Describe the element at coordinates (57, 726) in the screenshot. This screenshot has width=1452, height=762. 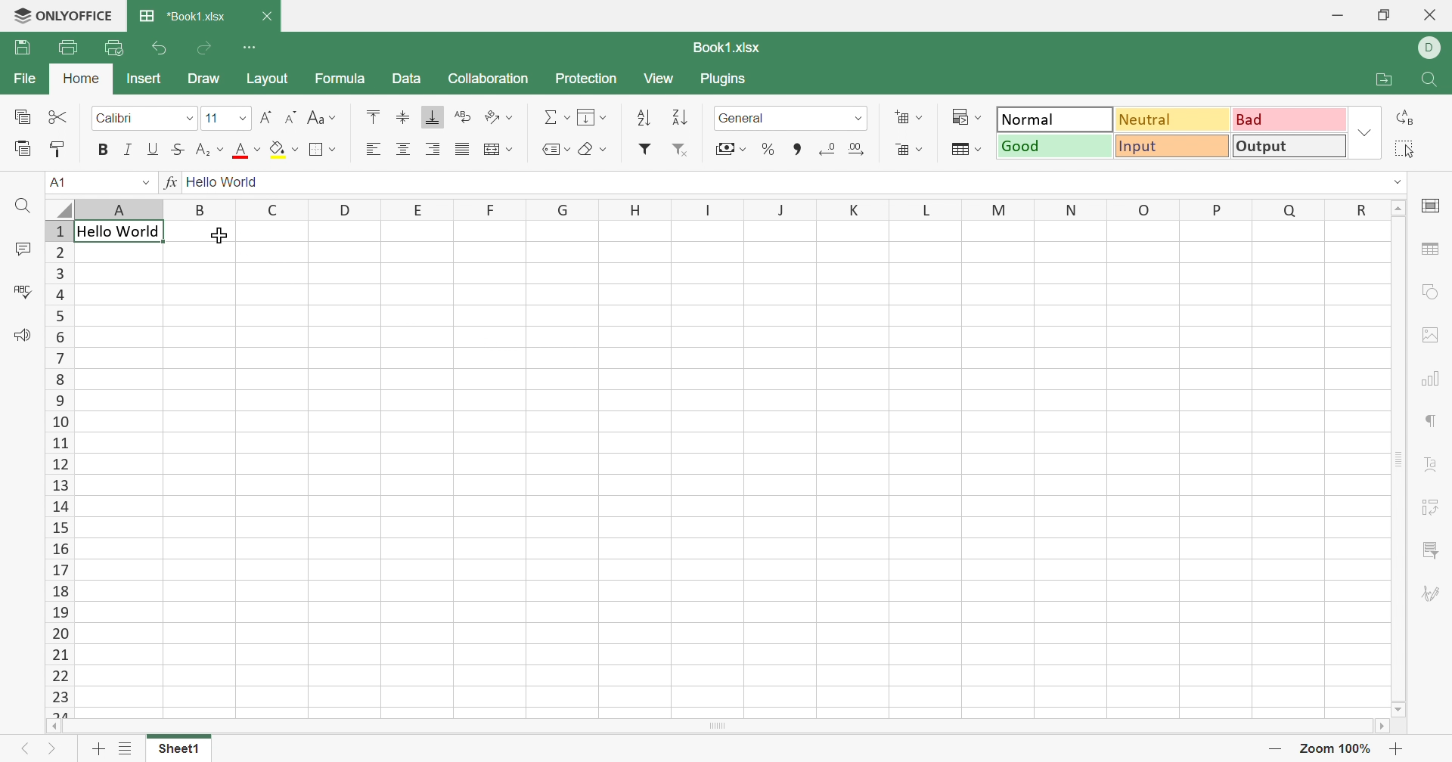
I see `Scroll Left` at that location.